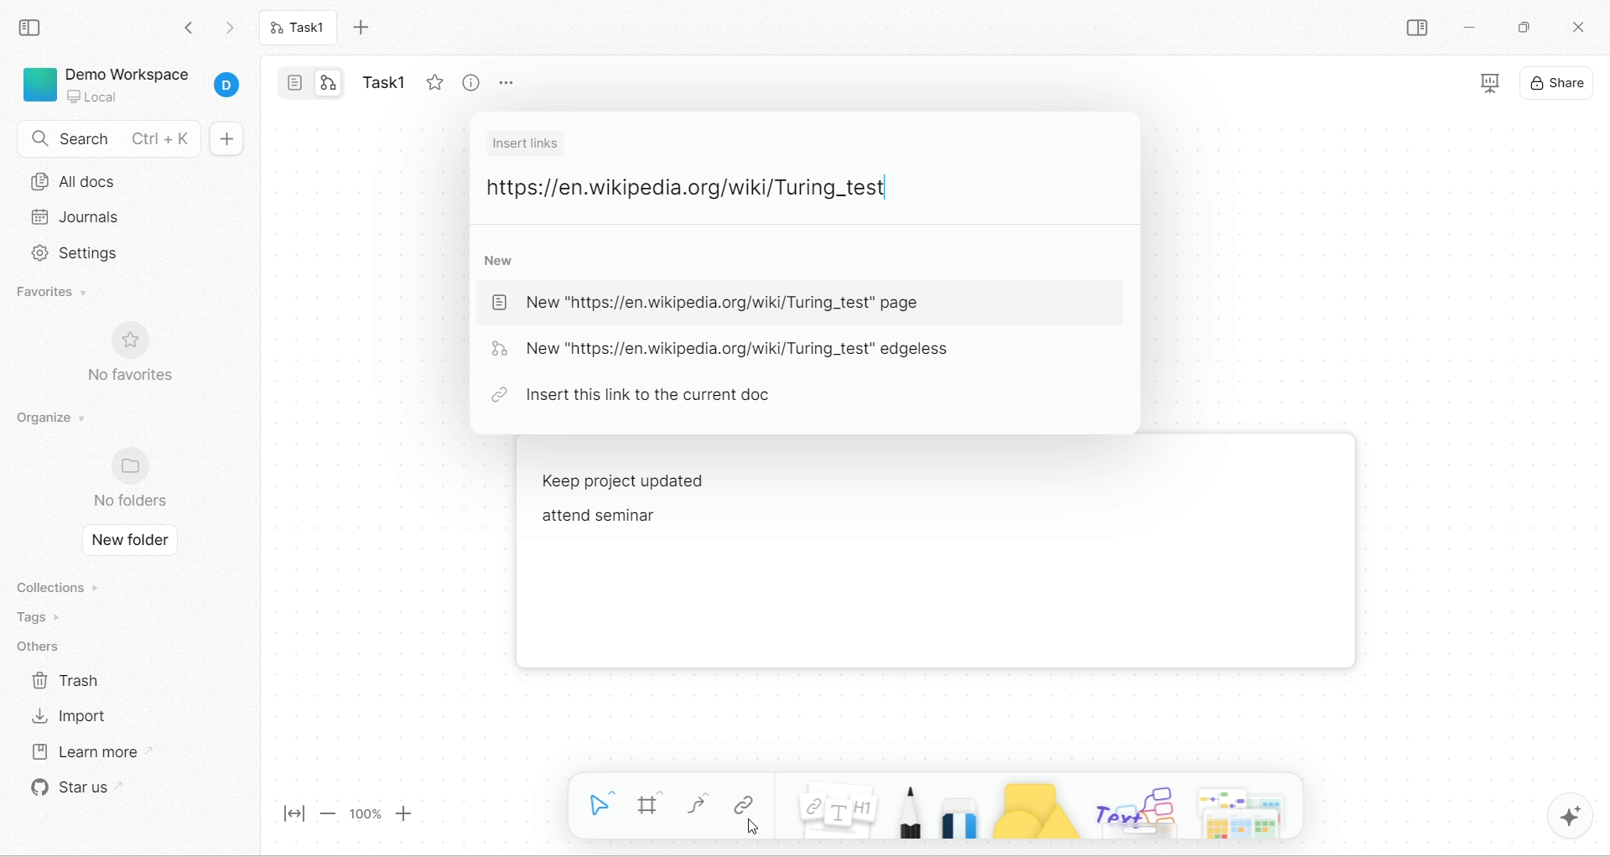 This screenshot has width=1610, height=857. Describe the element at coordinates (49, 617) in the screenshot. I see `tags` at that location.